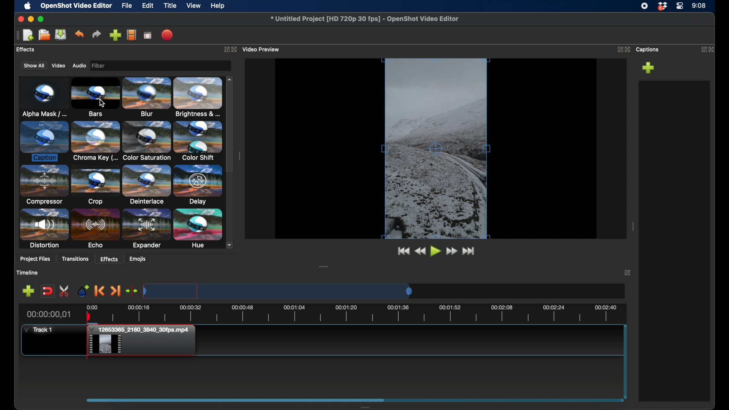 The width and height of the screenshot is (729, 410). I want to click on video preview, so click(435, 149).